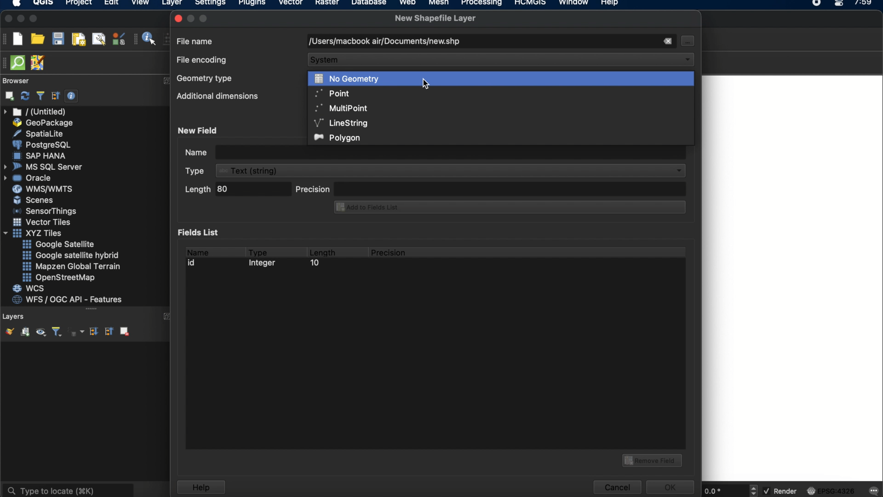 Image resolution: width=883 pixels, height=497 pixels. Describe the element at coordinates (40, 96) in the screenshot. I see `filter browser` at that location.